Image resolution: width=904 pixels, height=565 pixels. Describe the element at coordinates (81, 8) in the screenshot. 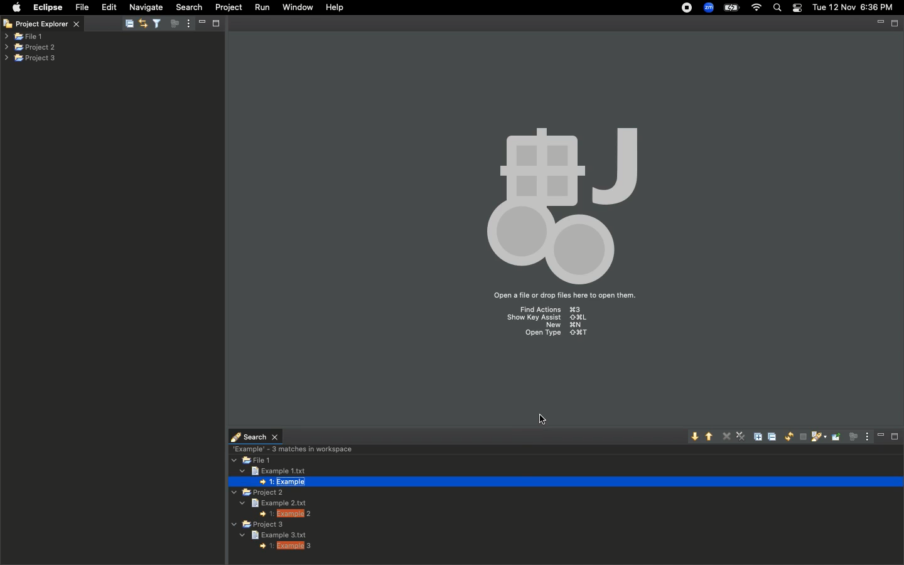

I see `File` at that location.